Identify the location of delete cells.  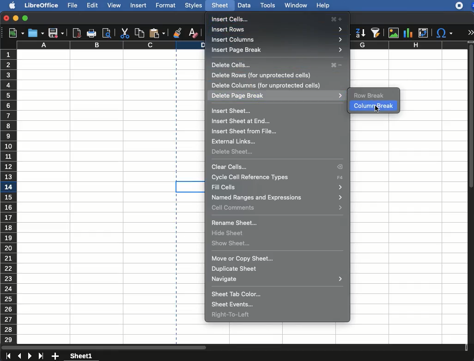
(279, 66).